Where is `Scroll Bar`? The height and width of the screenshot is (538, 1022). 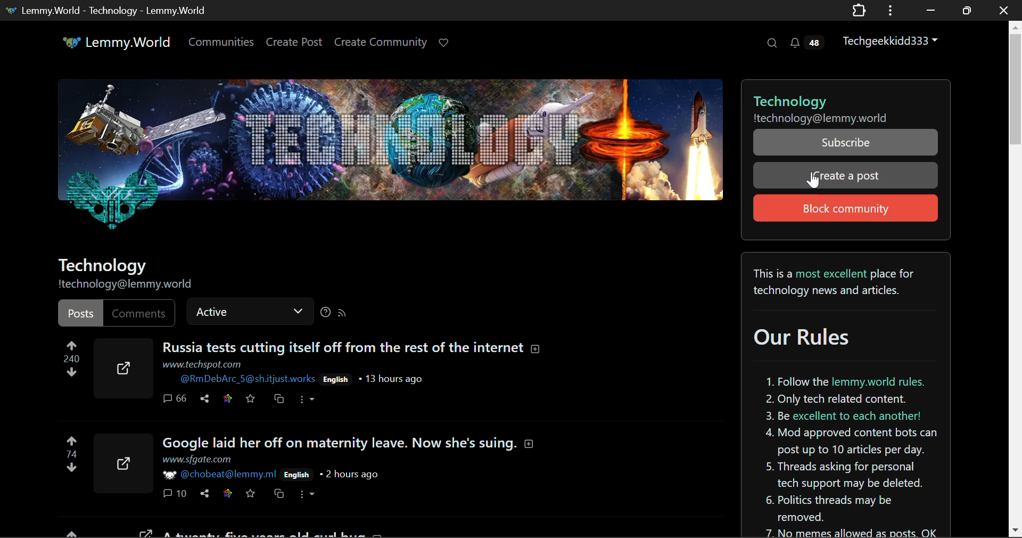 Scroll Bar is located at coordinates (1016, 276).